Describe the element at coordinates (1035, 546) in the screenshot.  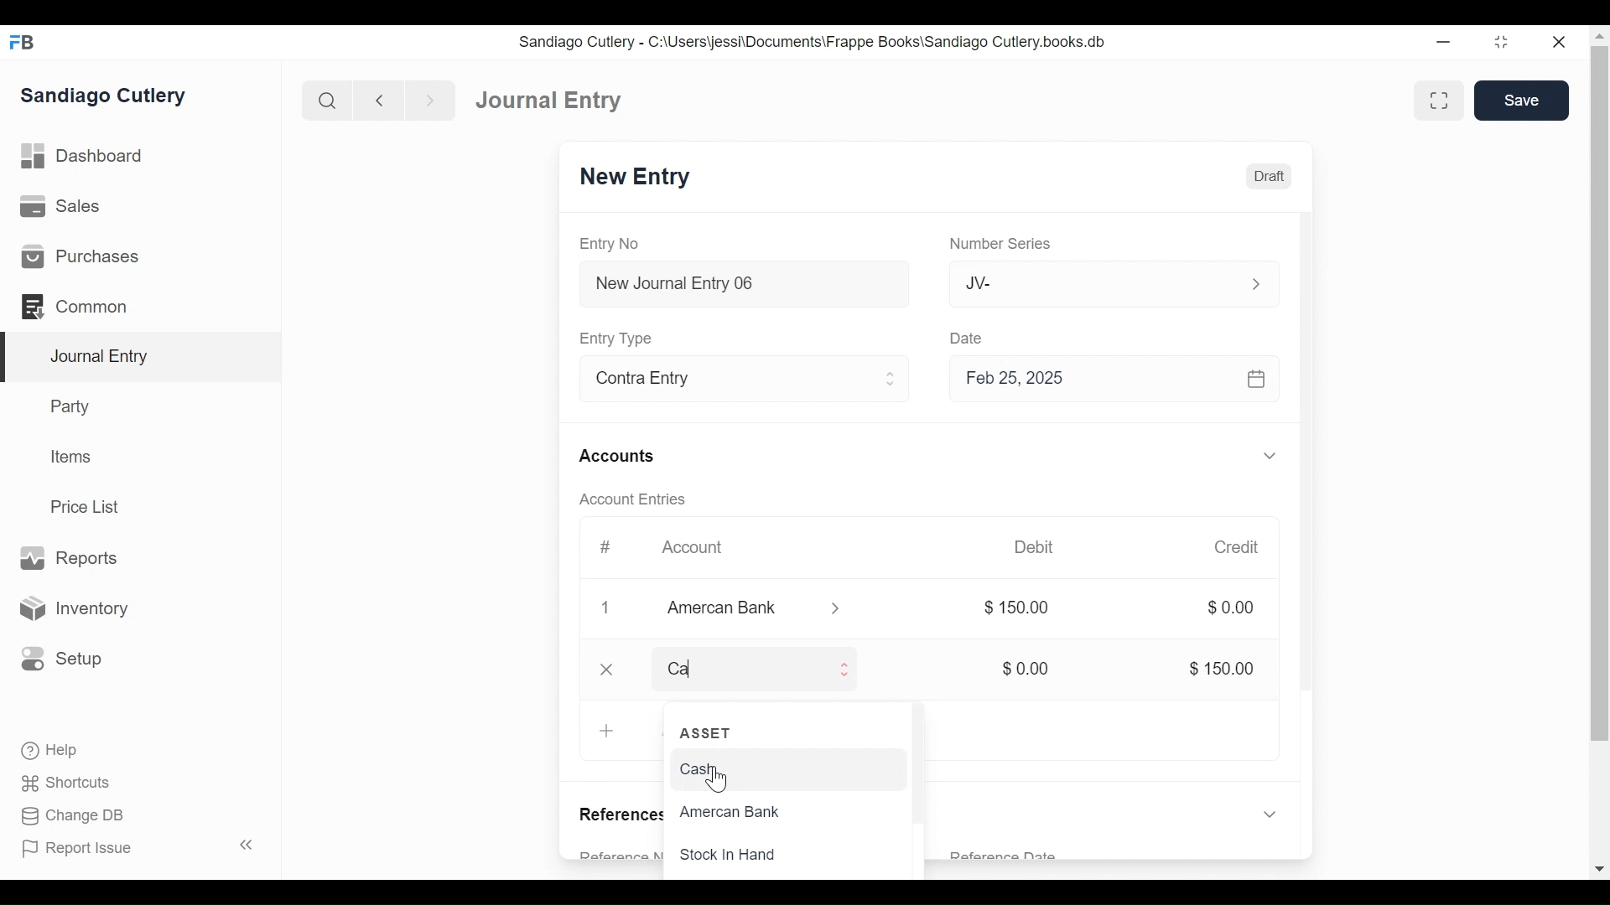
I see `Debit` at that location.